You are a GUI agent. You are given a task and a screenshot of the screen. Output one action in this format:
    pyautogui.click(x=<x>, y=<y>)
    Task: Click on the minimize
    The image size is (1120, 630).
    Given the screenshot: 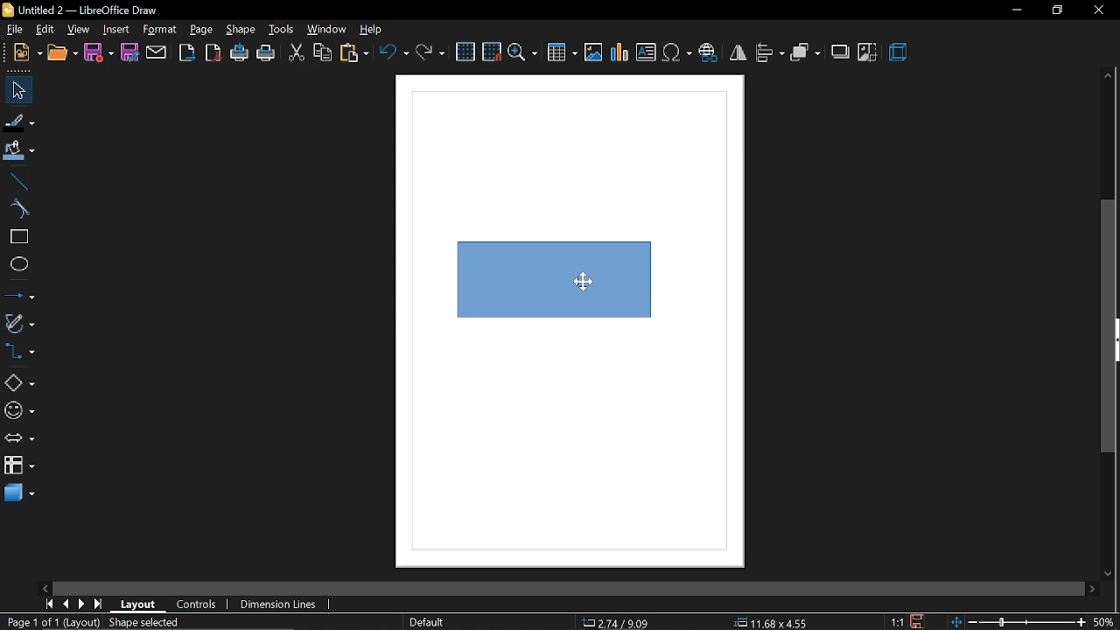 What is the action you would take?
    pyautogui.click(x=1015, y=10)
    